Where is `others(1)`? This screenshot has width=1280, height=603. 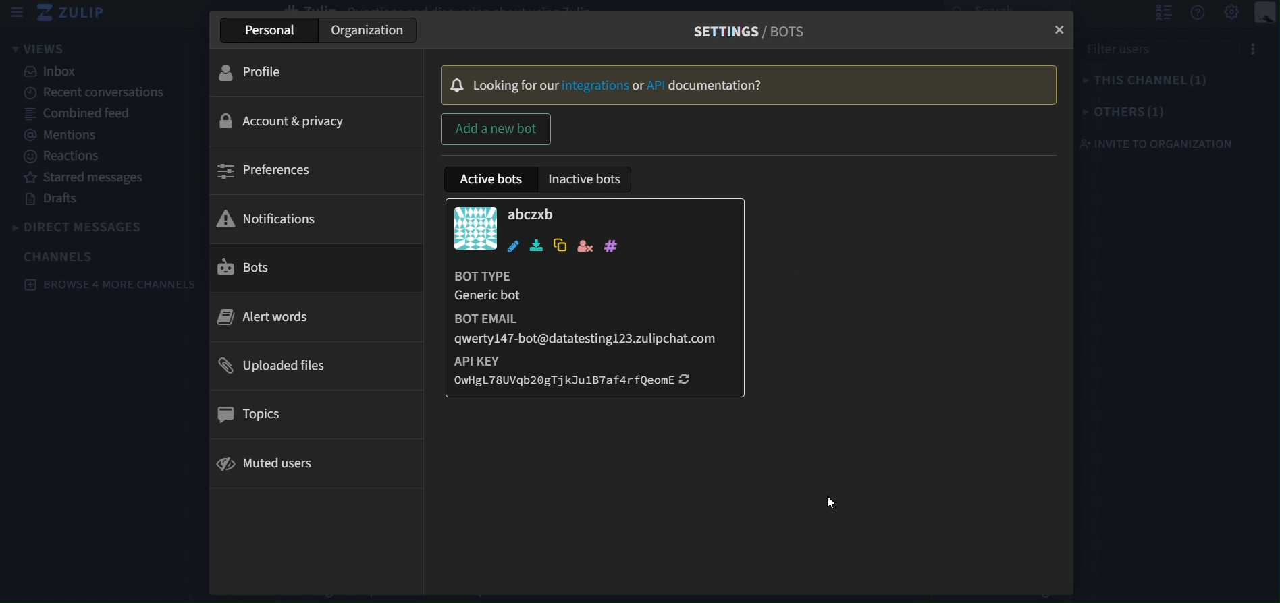 others(1) is located at coordinates (1167, 113).